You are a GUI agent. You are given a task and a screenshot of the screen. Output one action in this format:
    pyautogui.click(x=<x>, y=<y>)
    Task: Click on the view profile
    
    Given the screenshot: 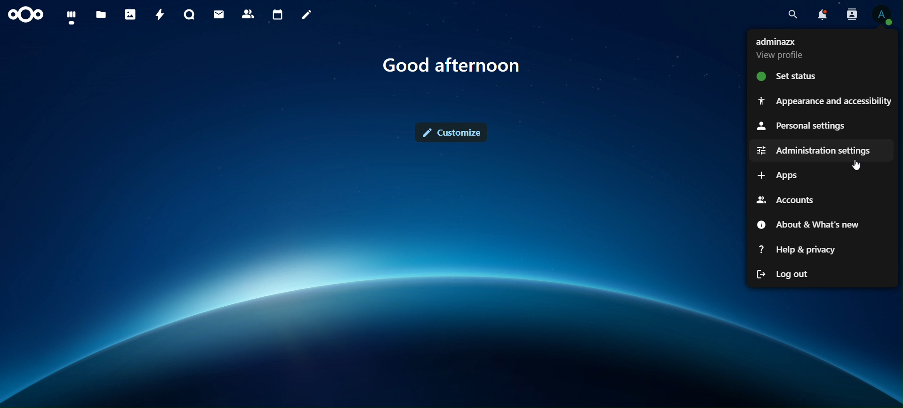 What is the action you would take?
    pyautogui.click(x=783, y=49)
    